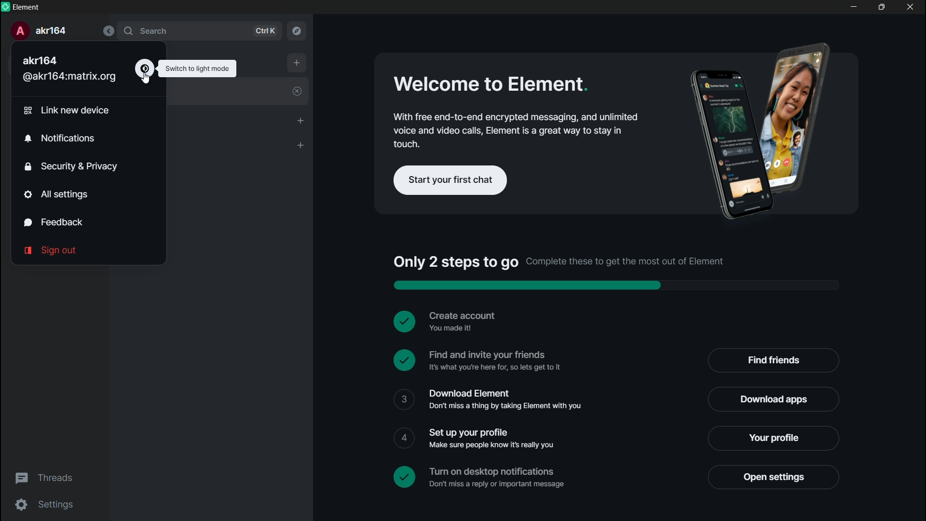  What do you see at coordinates (68, 110) in the screenshot?
I see `link new device` at bounding box center [68, 110].